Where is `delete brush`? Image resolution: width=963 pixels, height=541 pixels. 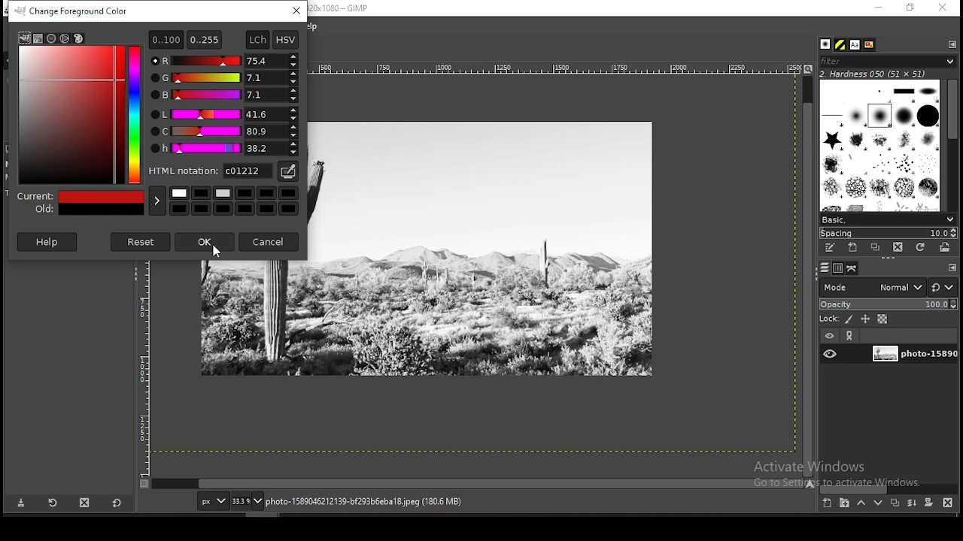 delete brush is located at coordinates (898, 248).